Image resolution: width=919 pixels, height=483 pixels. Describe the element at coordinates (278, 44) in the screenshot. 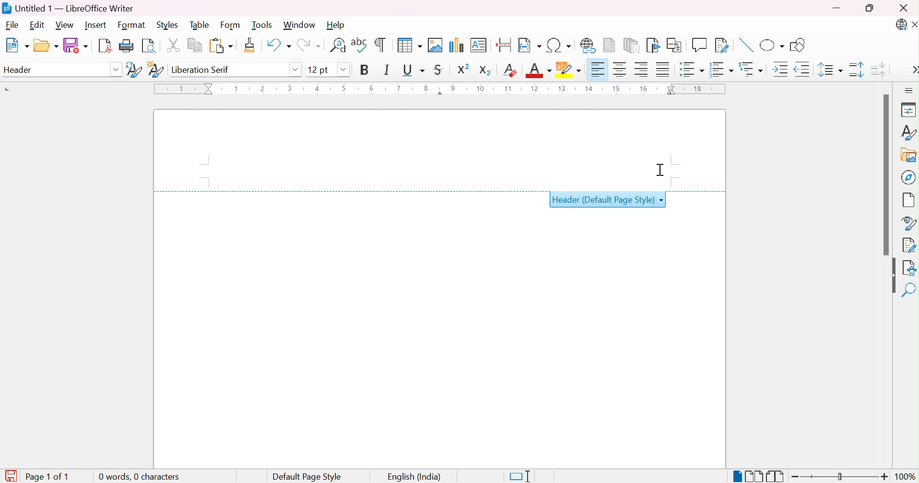

I see `Undo` at that location.